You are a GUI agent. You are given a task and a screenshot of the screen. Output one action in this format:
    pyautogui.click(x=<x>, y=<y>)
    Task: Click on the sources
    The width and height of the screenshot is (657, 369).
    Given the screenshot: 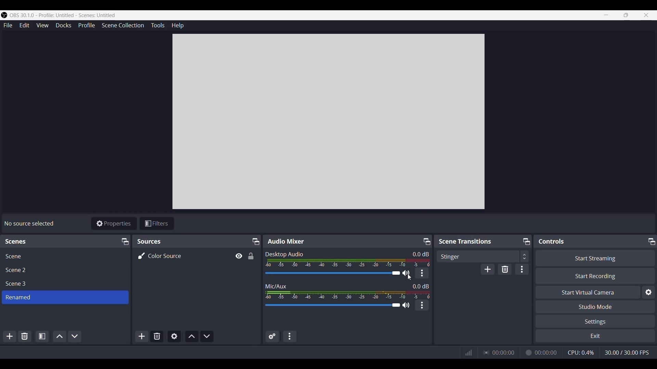 What is the action you would take?
    pyautogui.click(x=154, y=241)
    